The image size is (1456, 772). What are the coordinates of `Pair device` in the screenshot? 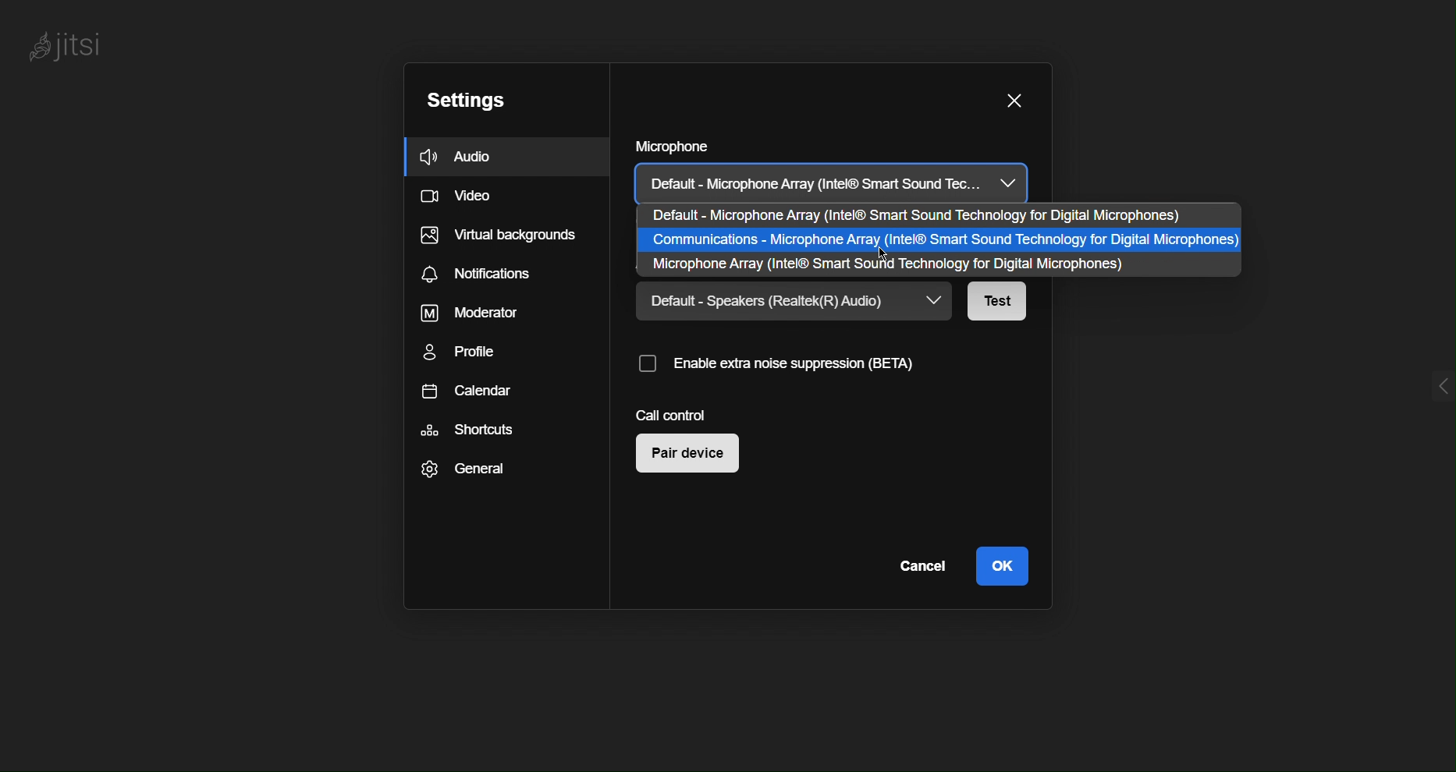 It's located at (688, 455).